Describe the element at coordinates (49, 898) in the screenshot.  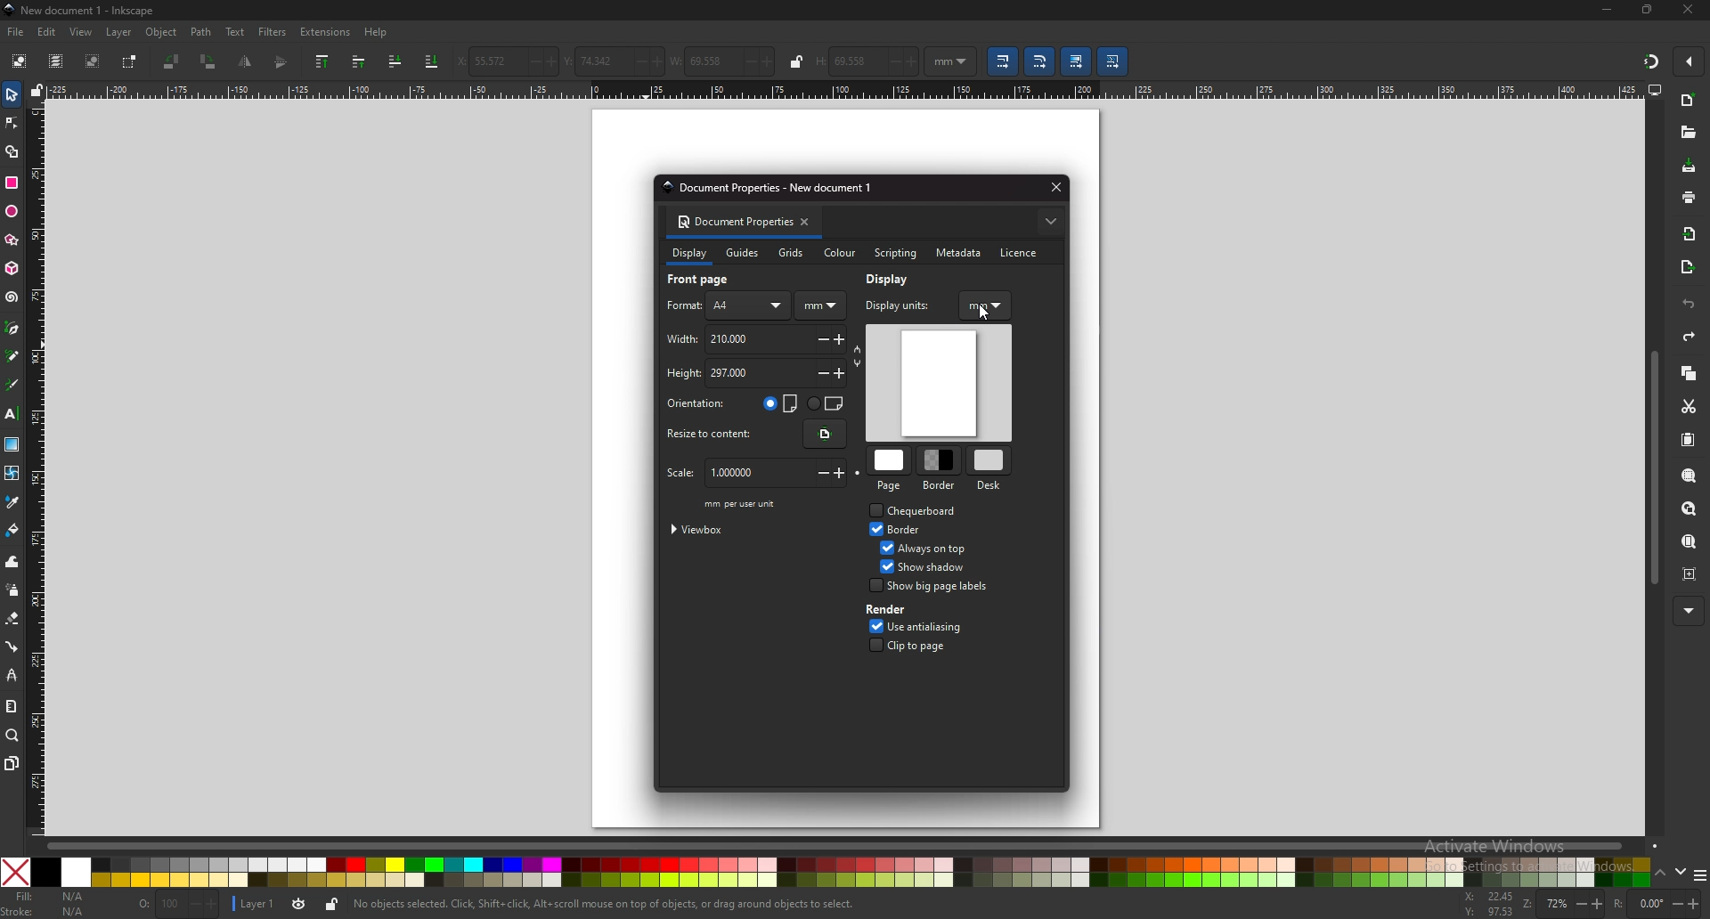
I see `fill` at that location.